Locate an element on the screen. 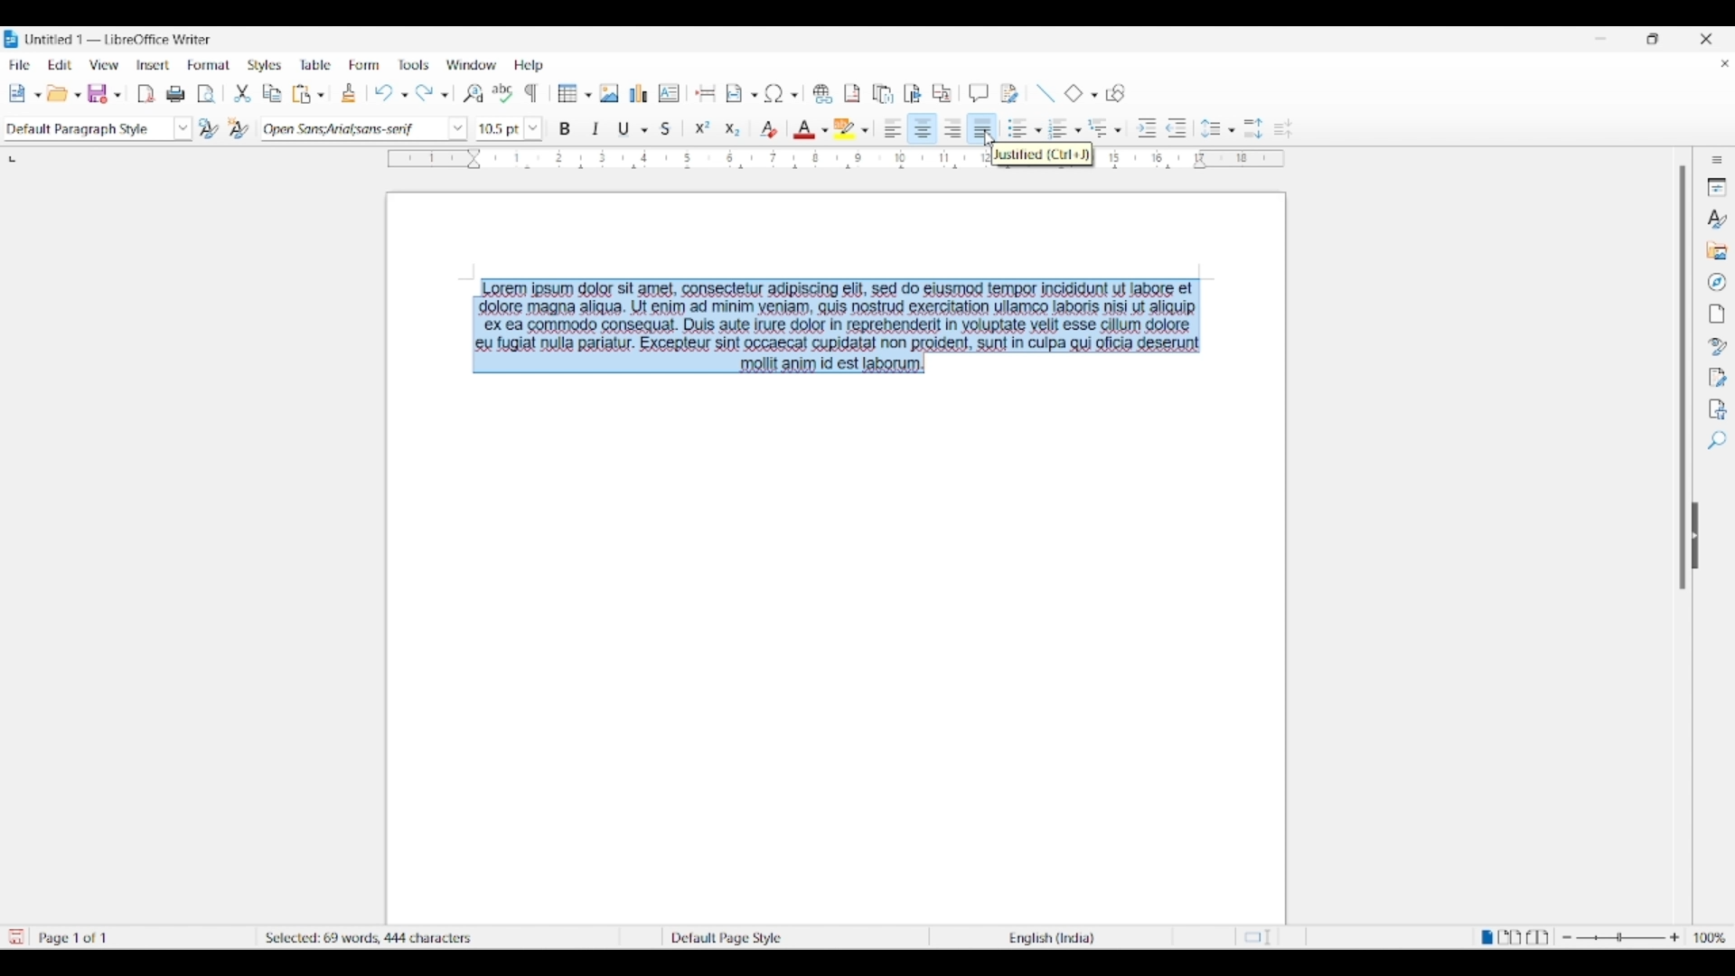 The height and width of the screenshot is (976, 1735). Show track changes functions is located at coordinates (1010, 94).